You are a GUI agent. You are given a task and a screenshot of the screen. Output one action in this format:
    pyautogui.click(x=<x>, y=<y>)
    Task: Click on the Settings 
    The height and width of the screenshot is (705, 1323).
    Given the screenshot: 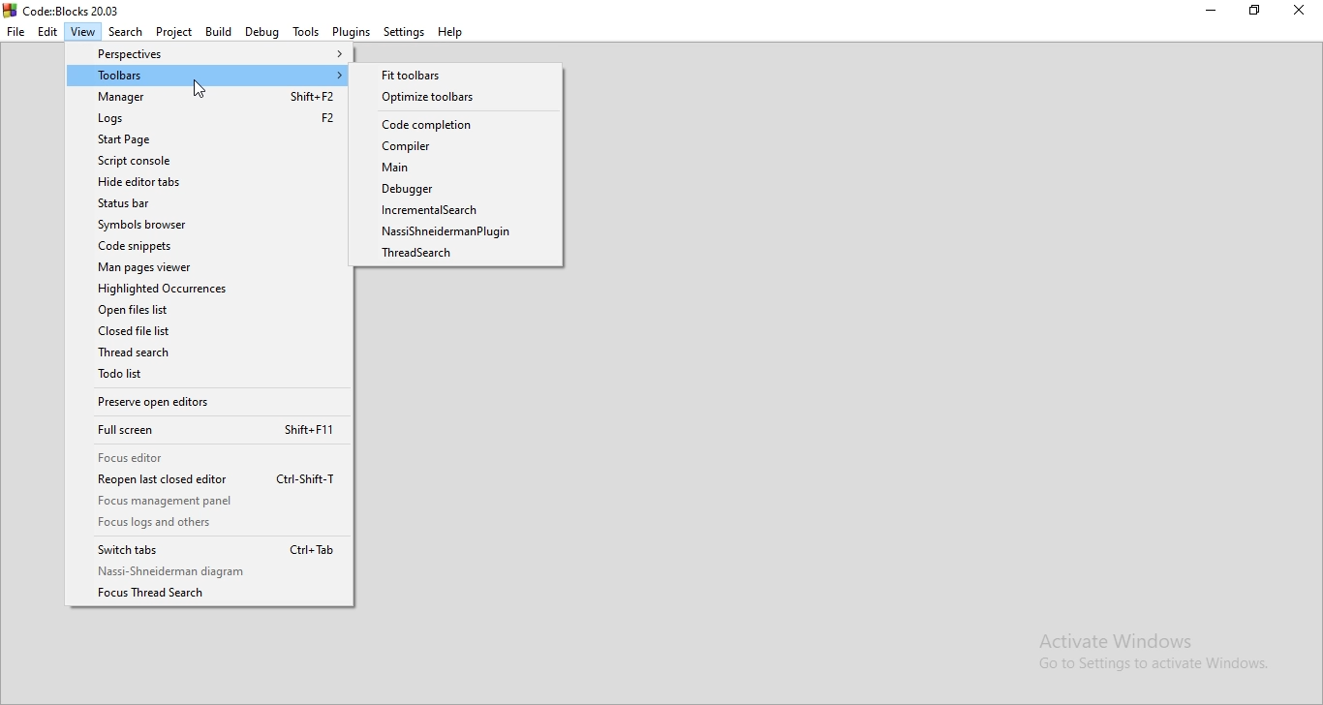 What is the action you would take?
    pyautogui.click(x=405, y=32)
    